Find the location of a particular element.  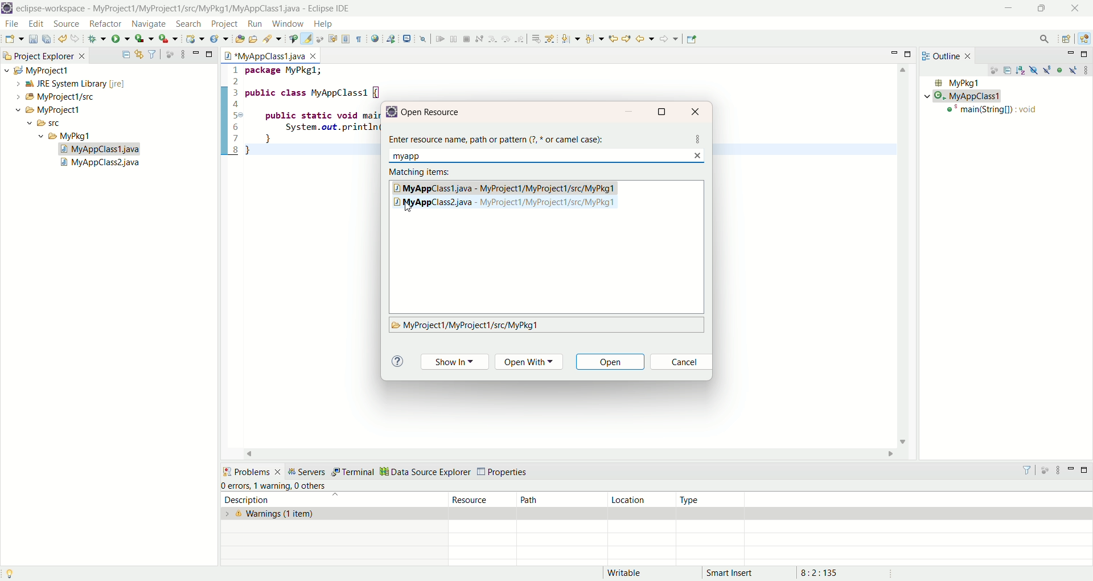

link with editor is located at coordinates (139, 54).